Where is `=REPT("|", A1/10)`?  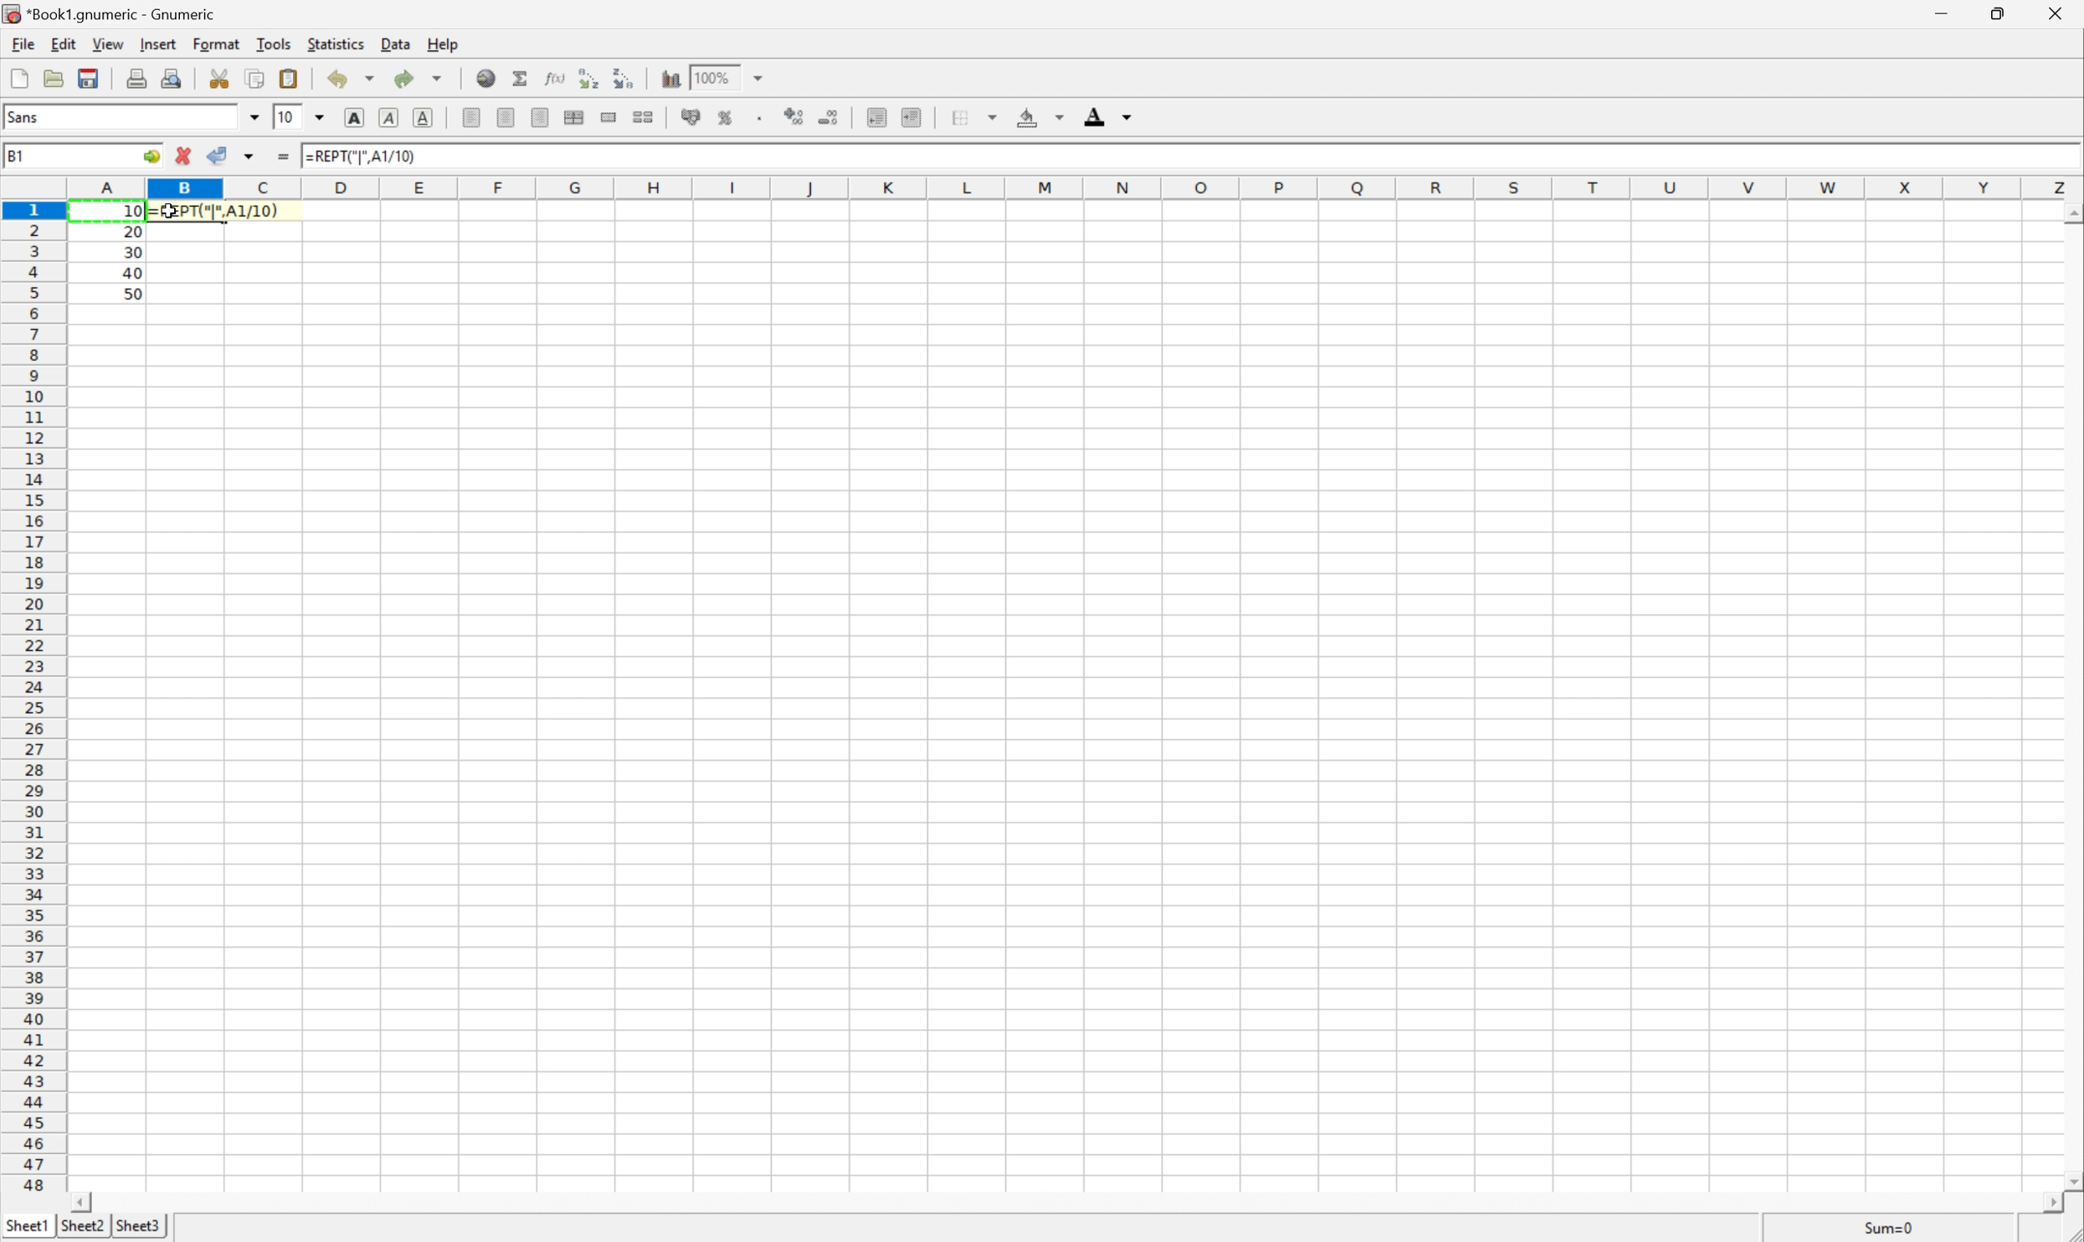 =REPT("|", A1/10) is located at coordinates (217, 210).